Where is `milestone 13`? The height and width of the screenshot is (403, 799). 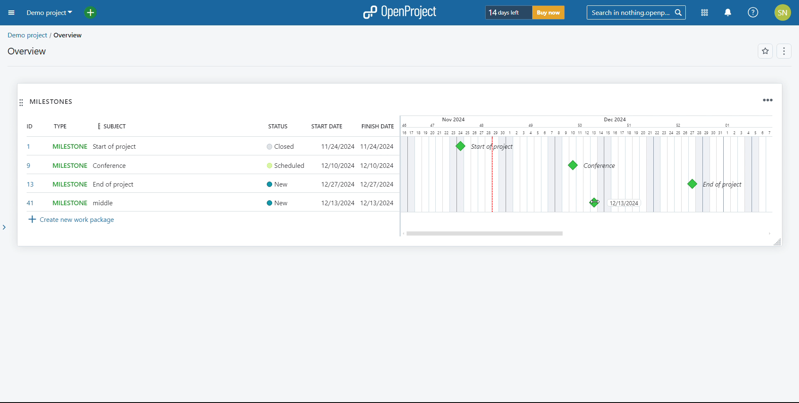
milestone 13 is located at coordinates (692, 184).